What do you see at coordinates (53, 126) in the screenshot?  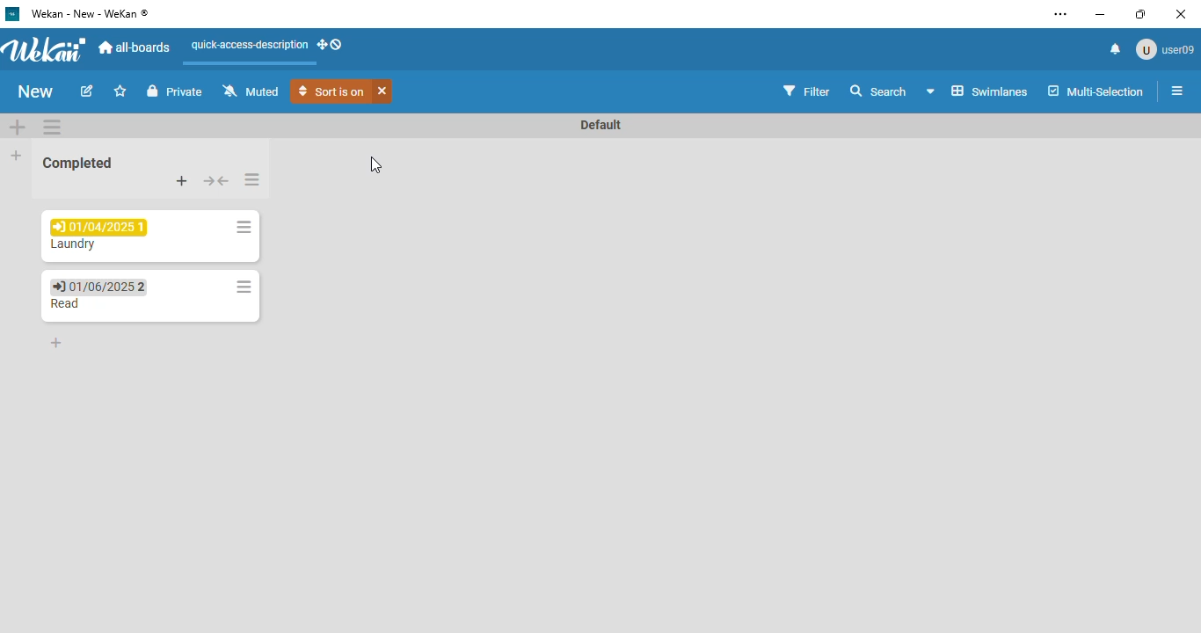 I see `swimlane actions` at bounding box center [53, 126].